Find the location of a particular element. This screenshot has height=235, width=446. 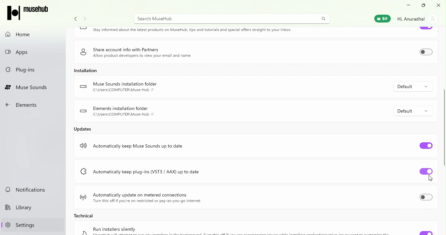

Default is located at coordinates (413, 86).